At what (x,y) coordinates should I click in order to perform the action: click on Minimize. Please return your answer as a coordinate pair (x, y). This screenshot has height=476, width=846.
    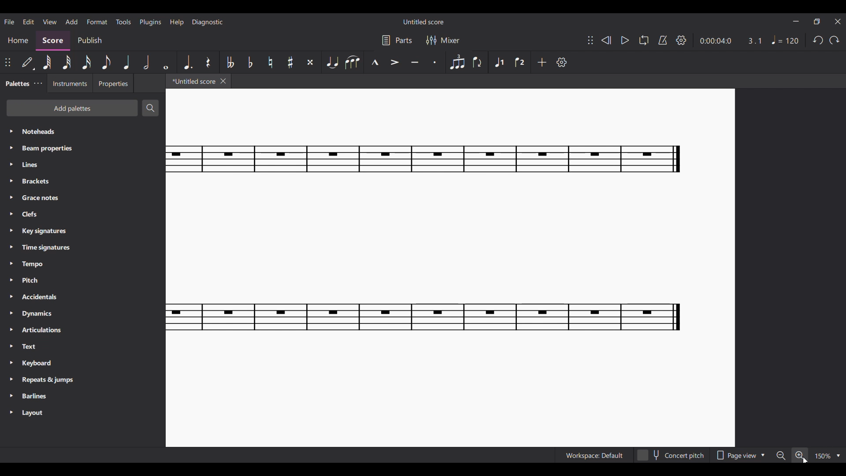
    Looking at the image, I should click on (796, 22).